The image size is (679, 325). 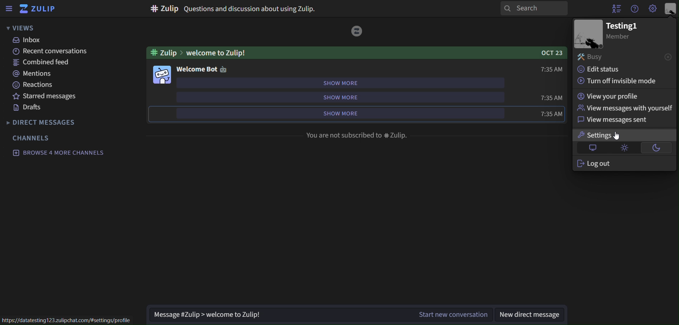 I want to click on dark theme, so click(x=656, y=148).